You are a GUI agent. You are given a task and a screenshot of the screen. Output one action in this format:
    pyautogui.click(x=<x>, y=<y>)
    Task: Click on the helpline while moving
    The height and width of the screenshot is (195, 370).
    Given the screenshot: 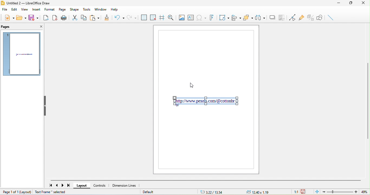 What is the action you would take?
    pyautogui.click(x=161, y=17)
    